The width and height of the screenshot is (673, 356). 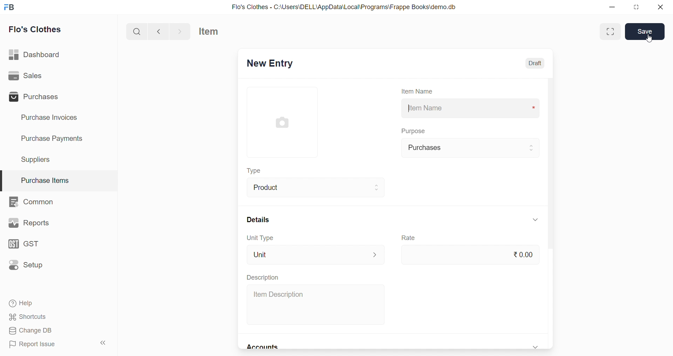 What do you see at coordinates (36, 97) in the screenshot?
I see `Purchases` at bounding box center [36, 97].